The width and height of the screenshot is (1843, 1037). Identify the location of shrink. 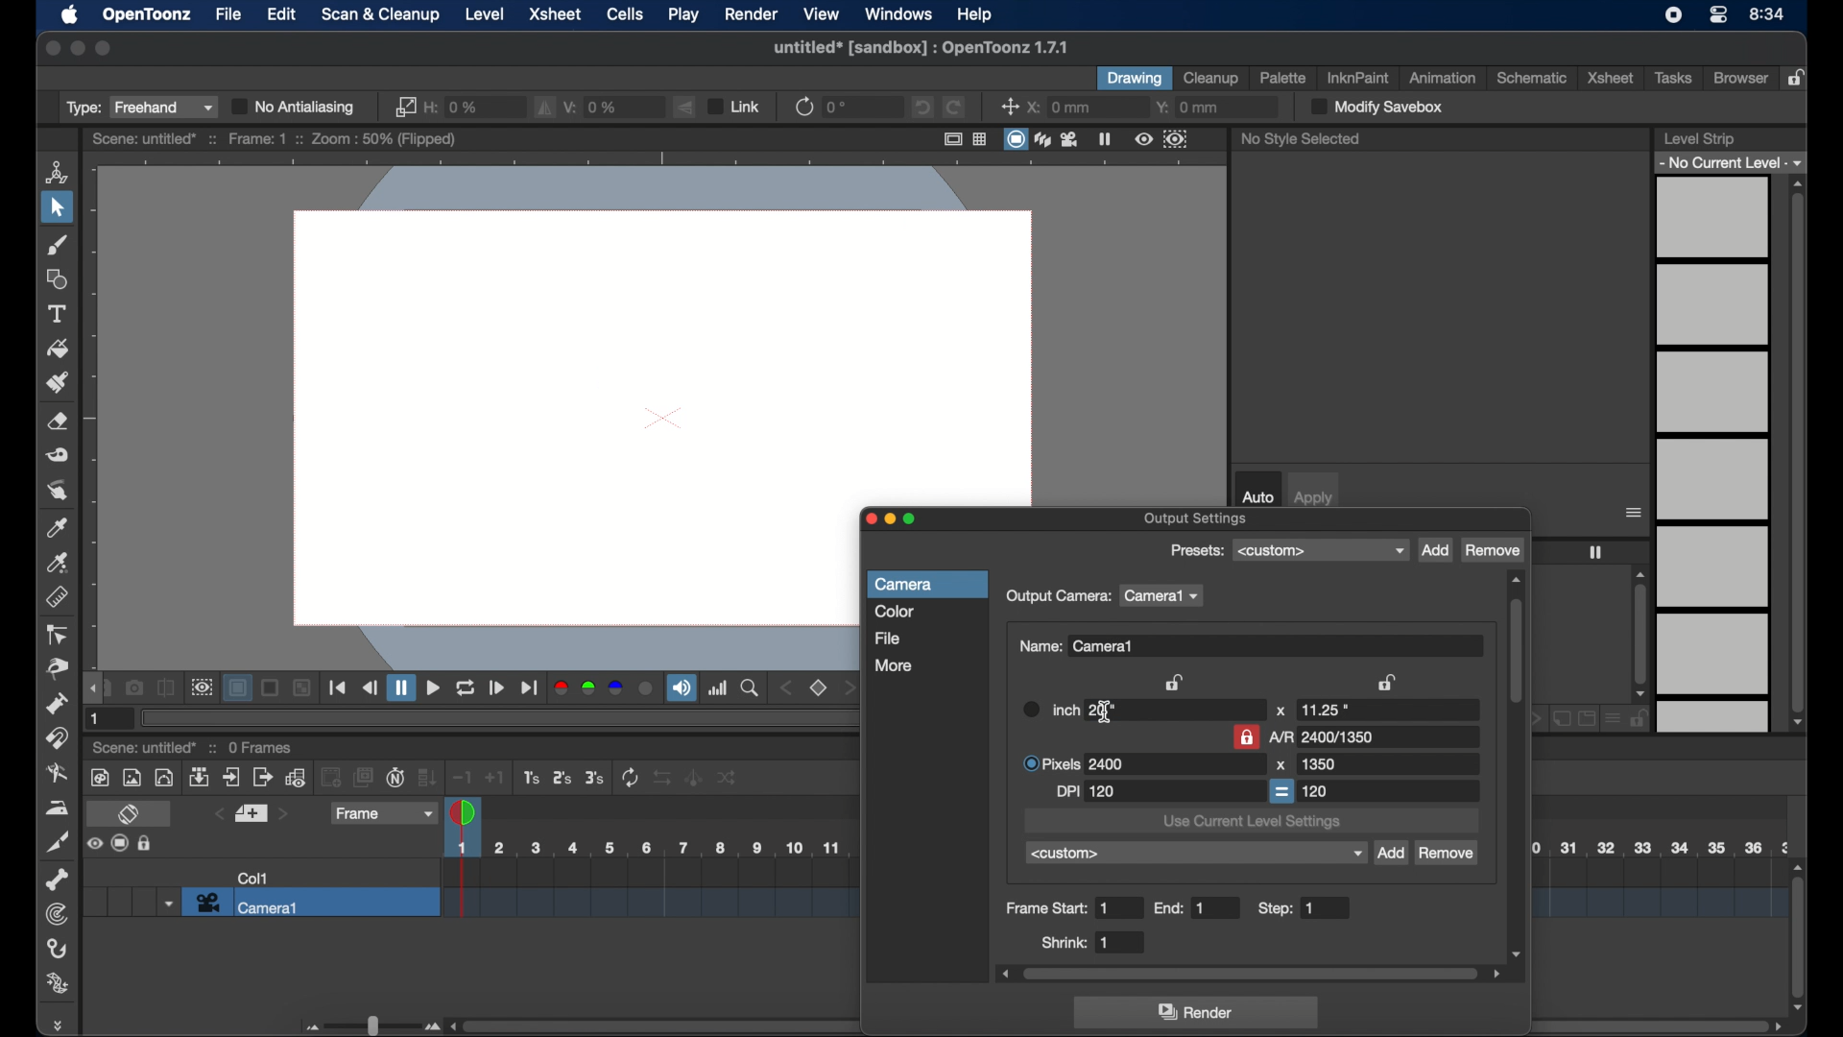
(1077, 942).